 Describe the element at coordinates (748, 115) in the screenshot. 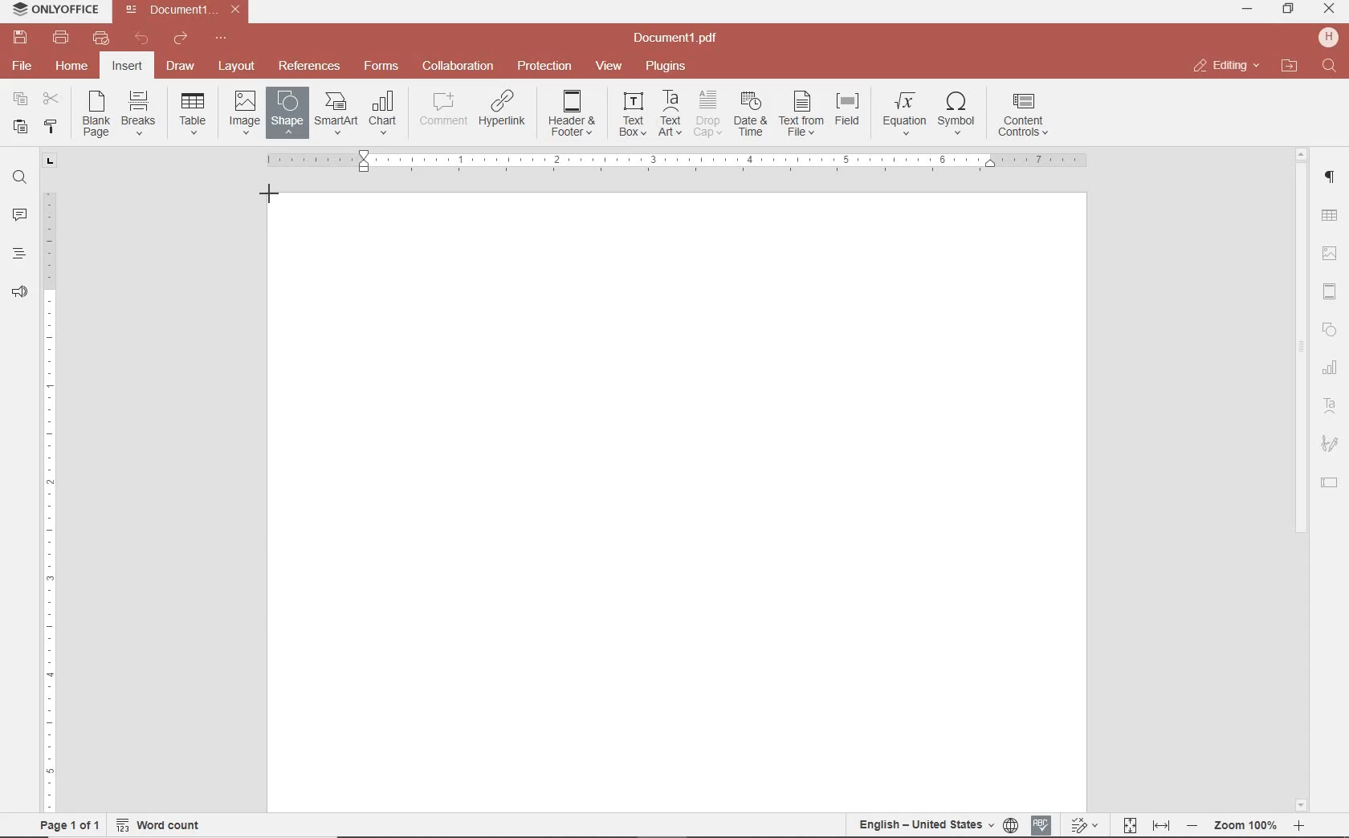

I see `INSERT CURRENT DATE AND TIME` at that location.